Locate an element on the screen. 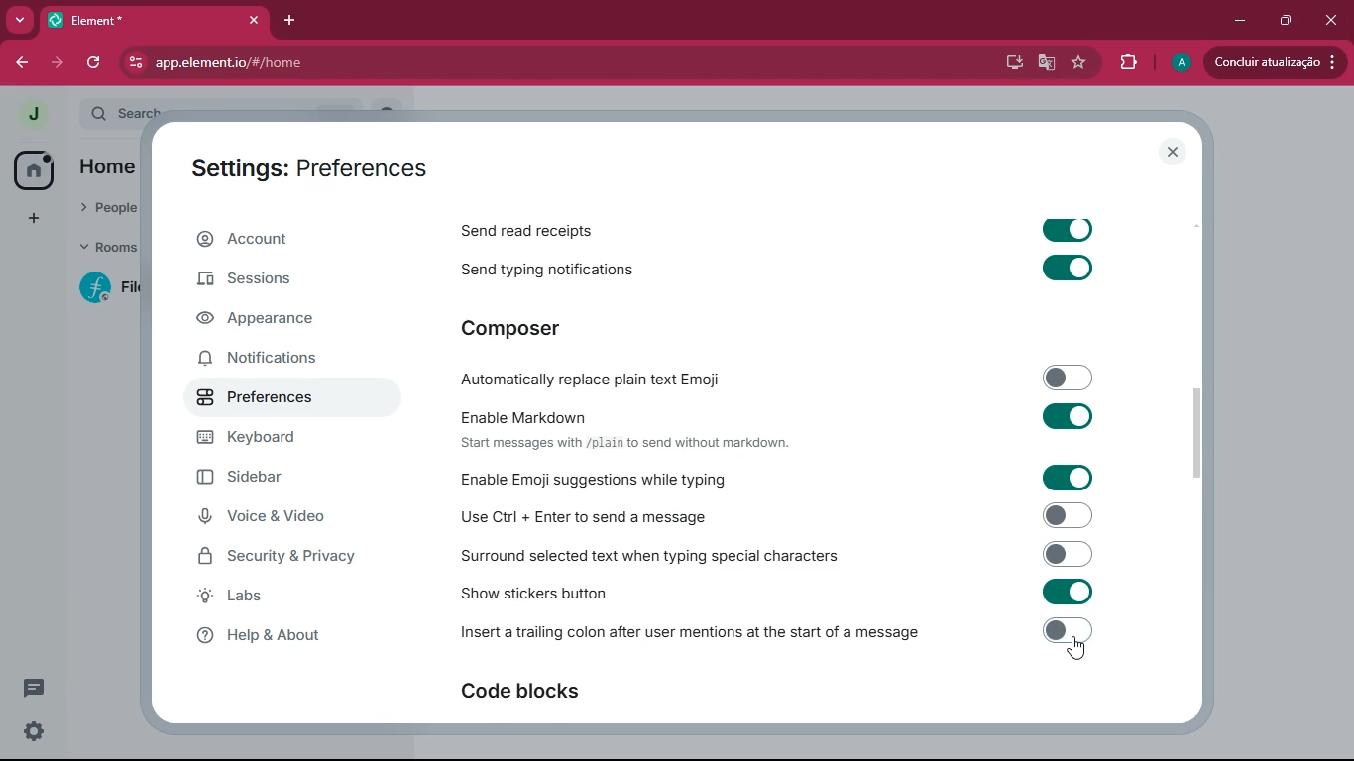  desktop is located at coordinates (1013, 64).